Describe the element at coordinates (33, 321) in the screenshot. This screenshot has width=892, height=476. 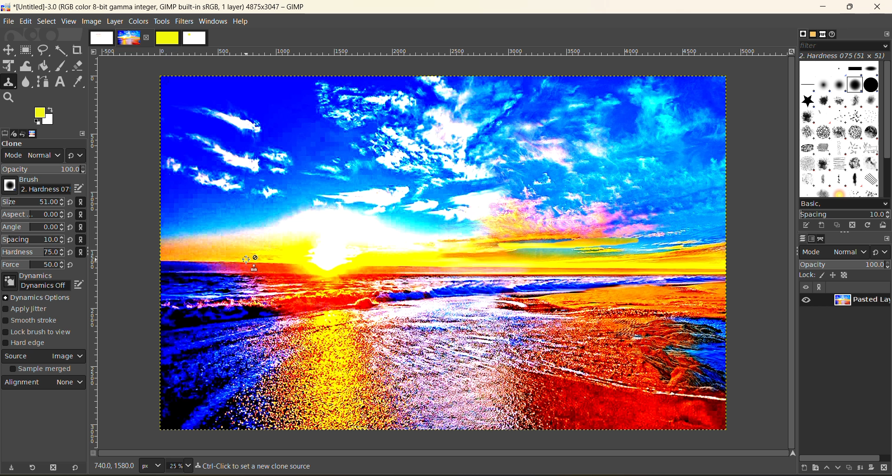
I see `smooth stroke` at that location.